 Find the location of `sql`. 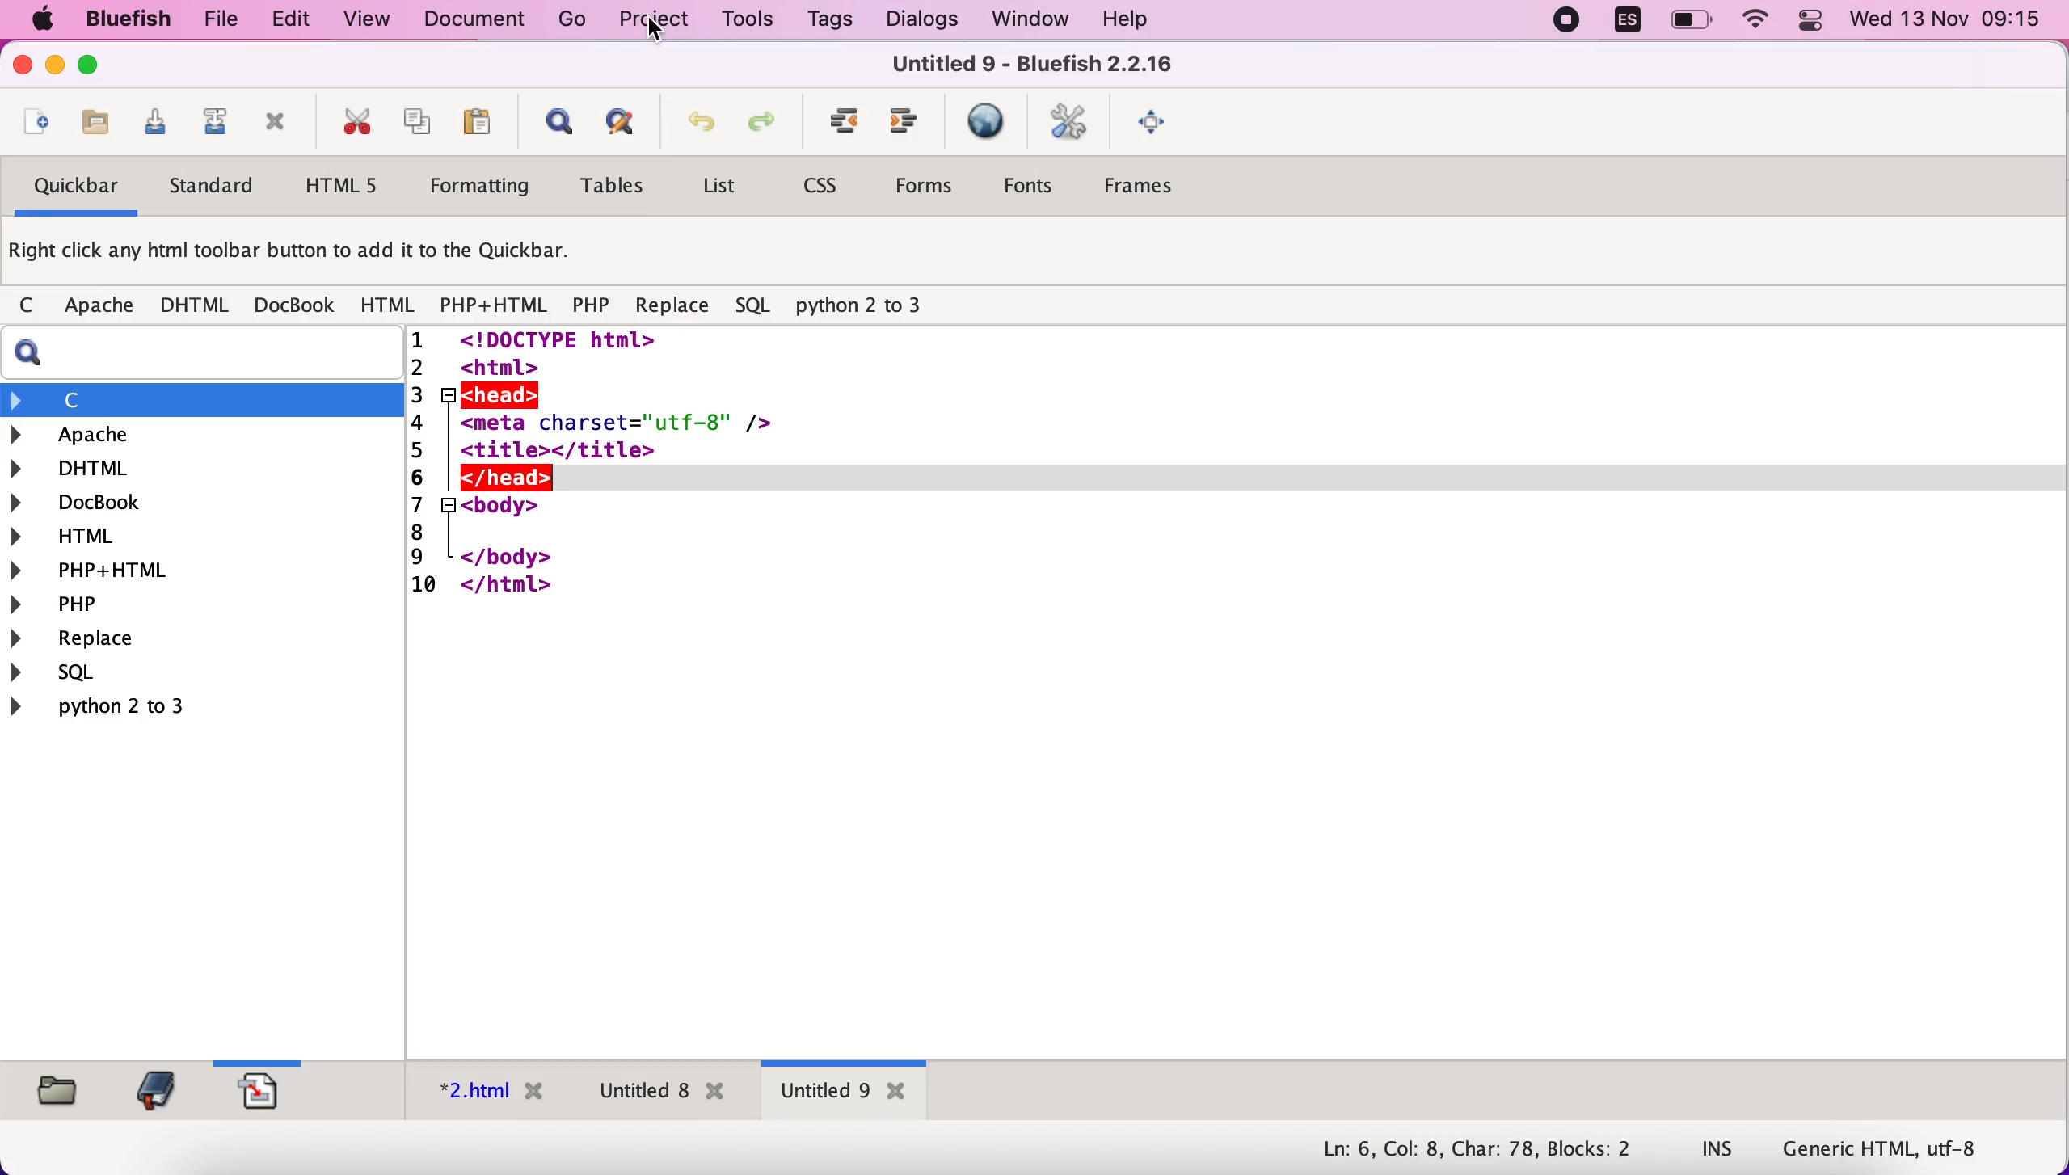

sql is located at coordinates (754, 308).